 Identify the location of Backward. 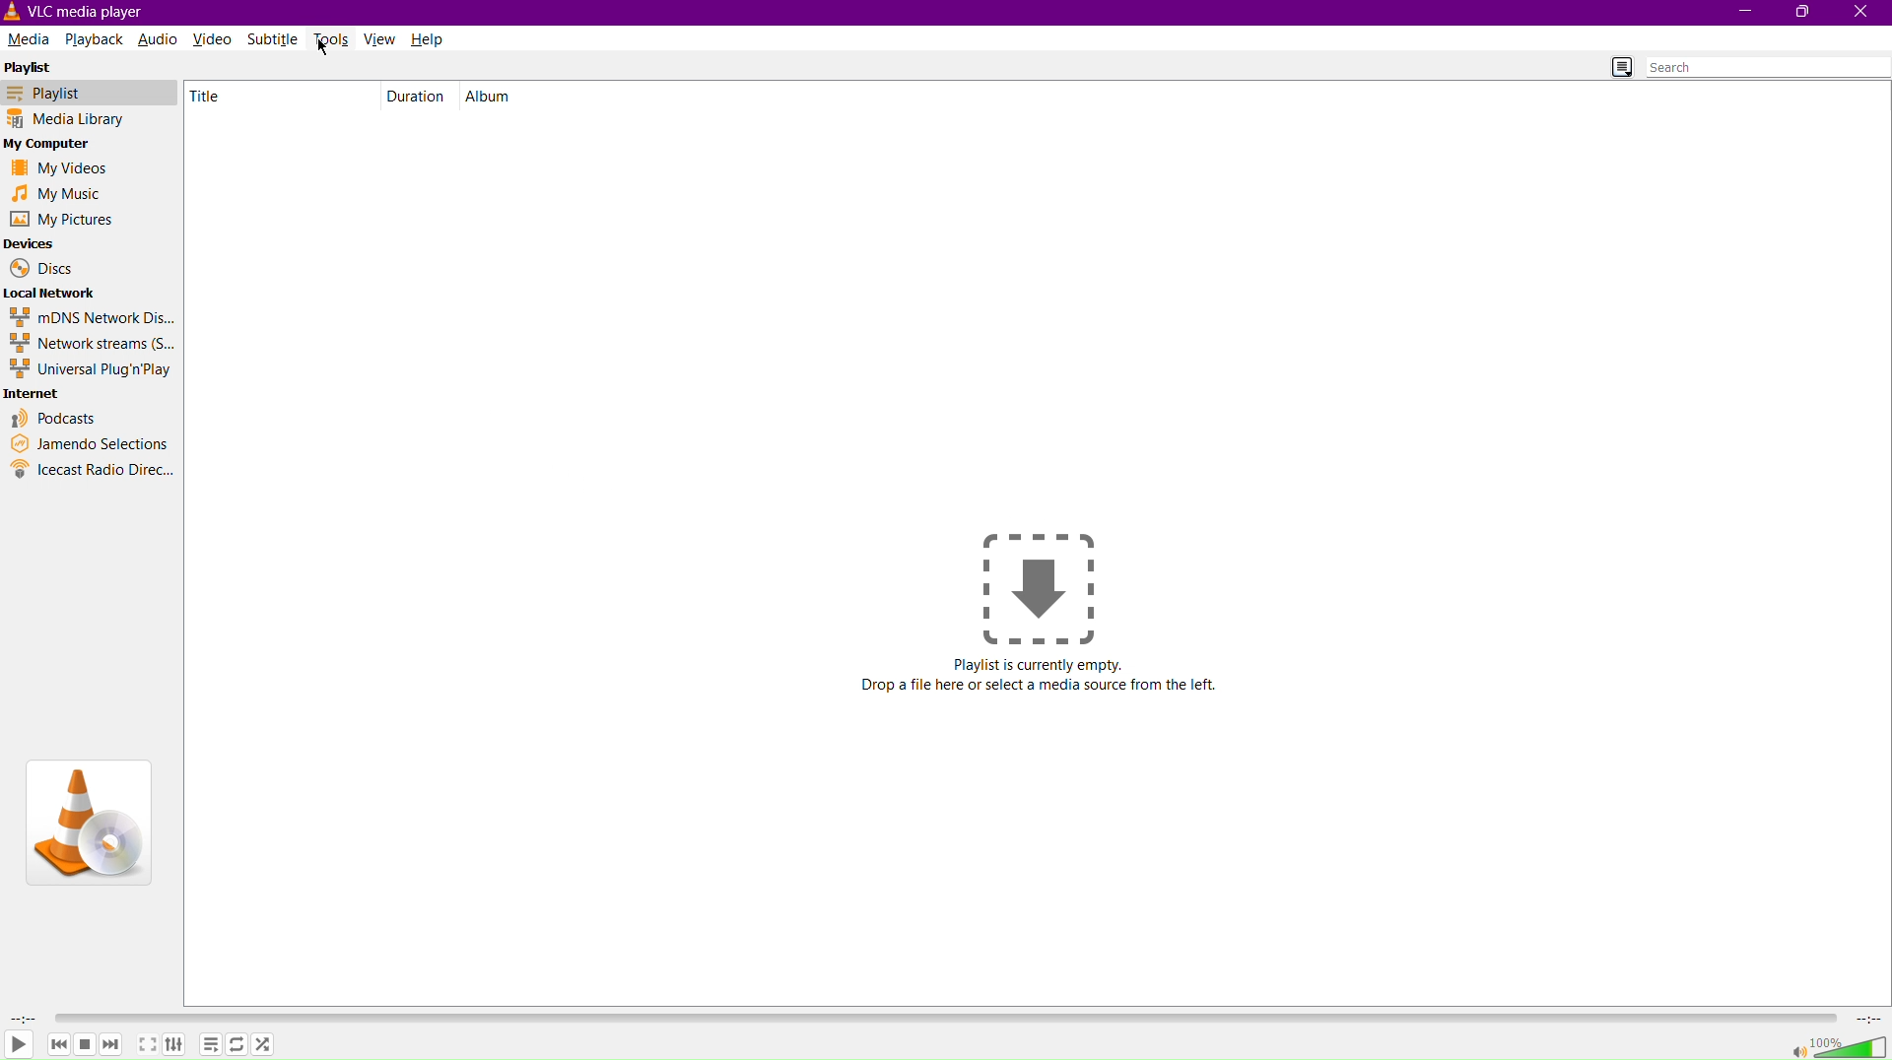
(57, 1042).